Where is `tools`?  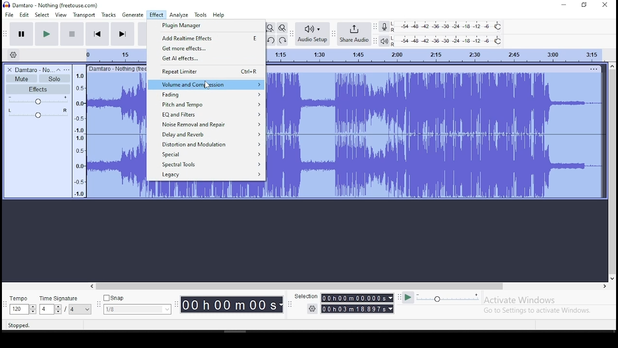
tools is located at coordinates (201, 14).